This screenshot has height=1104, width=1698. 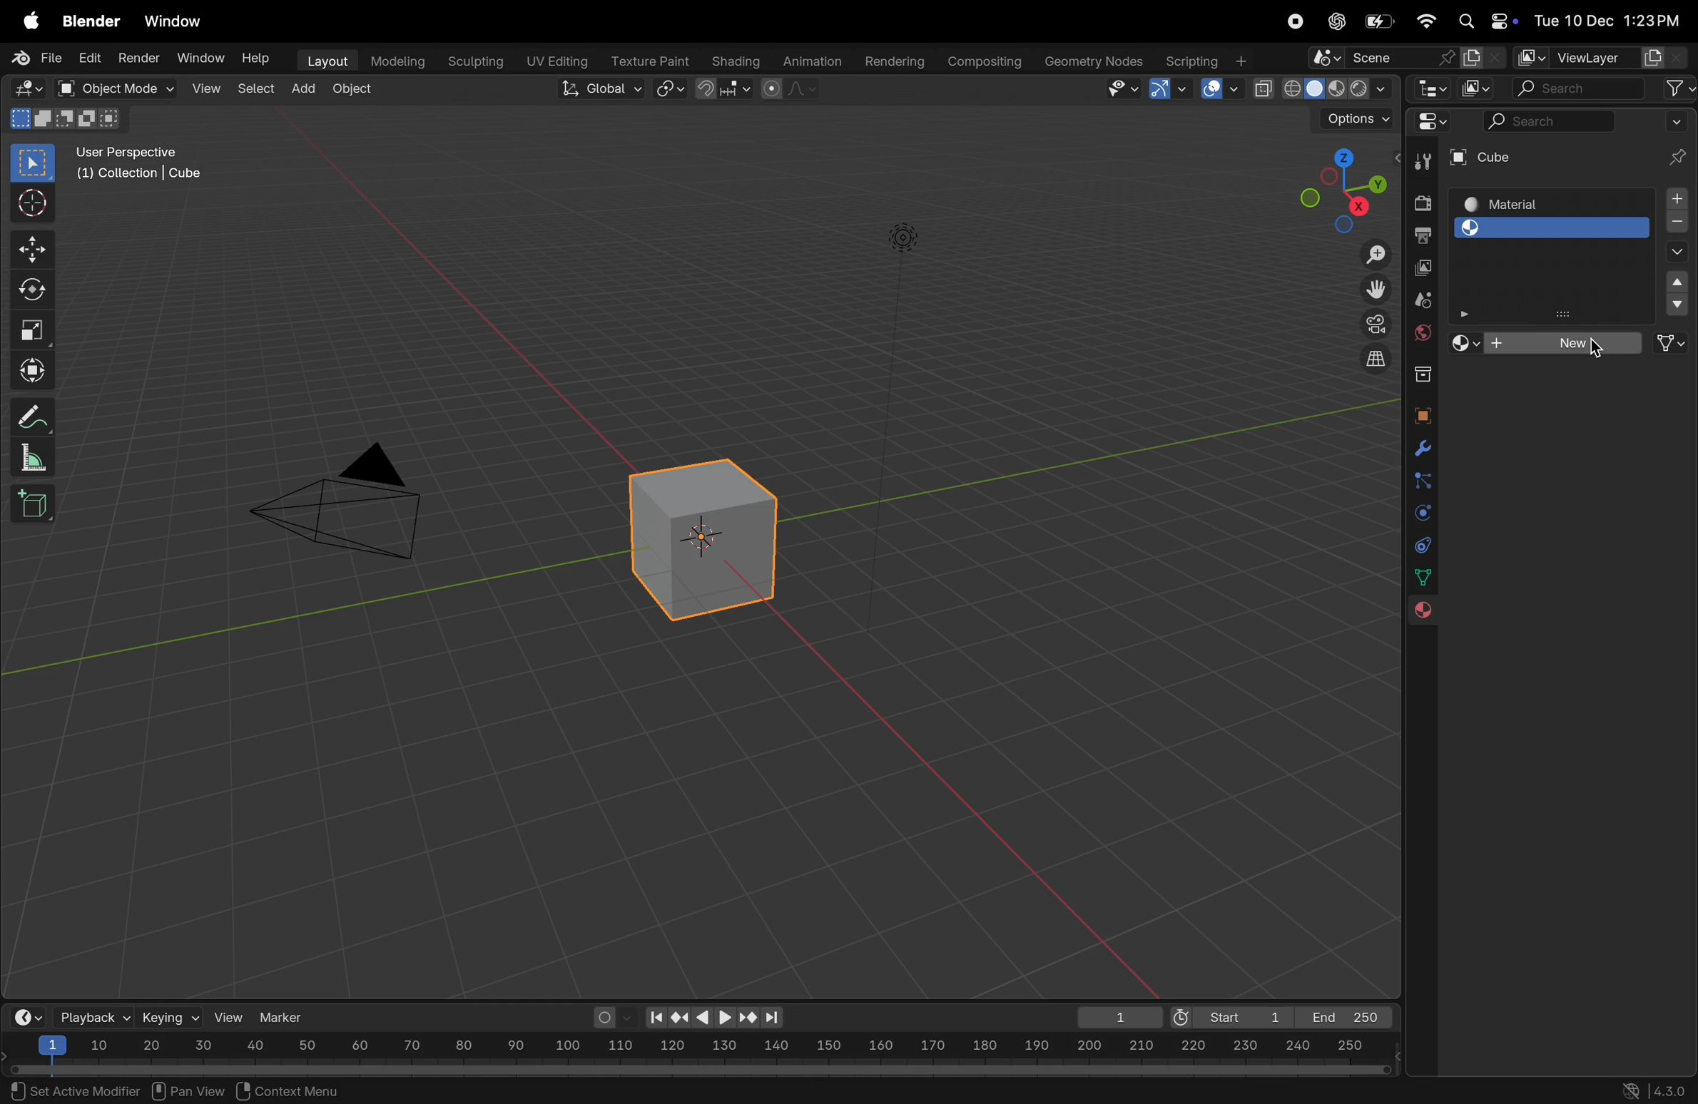 What do you see at coordinates (148, 163) in the screenshot?
I see `user perspective` at bounding box center [148, 163].